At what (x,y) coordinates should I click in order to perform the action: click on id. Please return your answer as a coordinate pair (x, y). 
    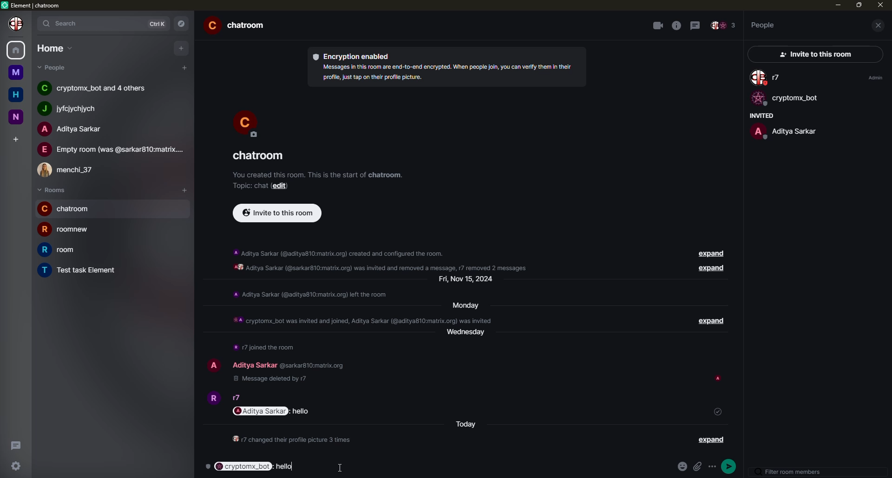
    Looking at the image, I should click on (311, 366).